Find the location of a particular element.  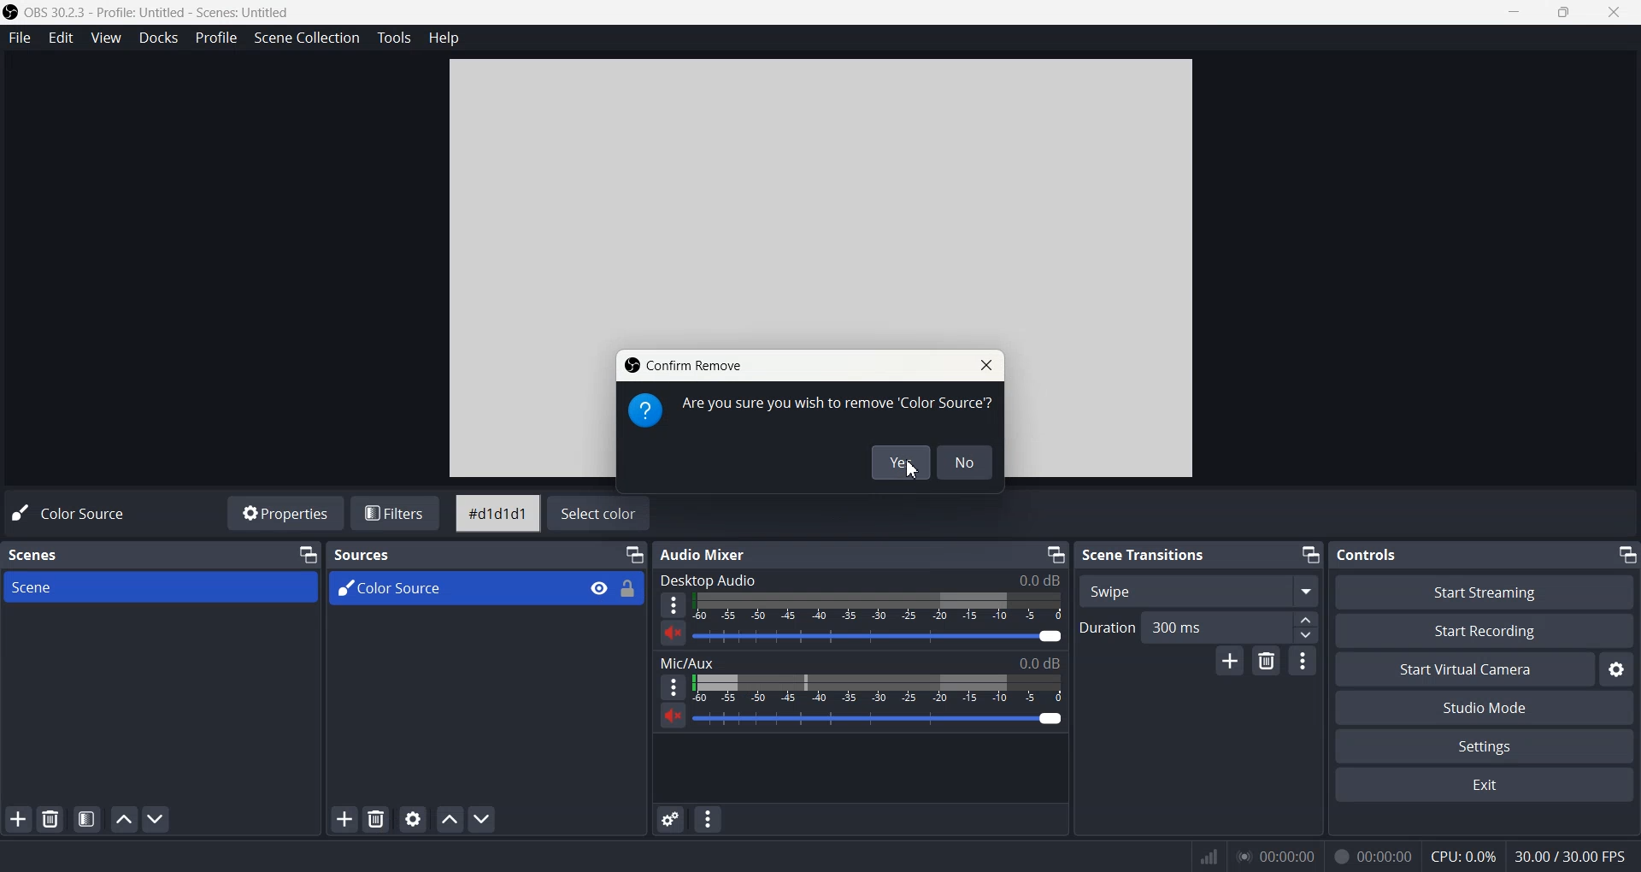

Duration is located at coordinates (1107, 626).